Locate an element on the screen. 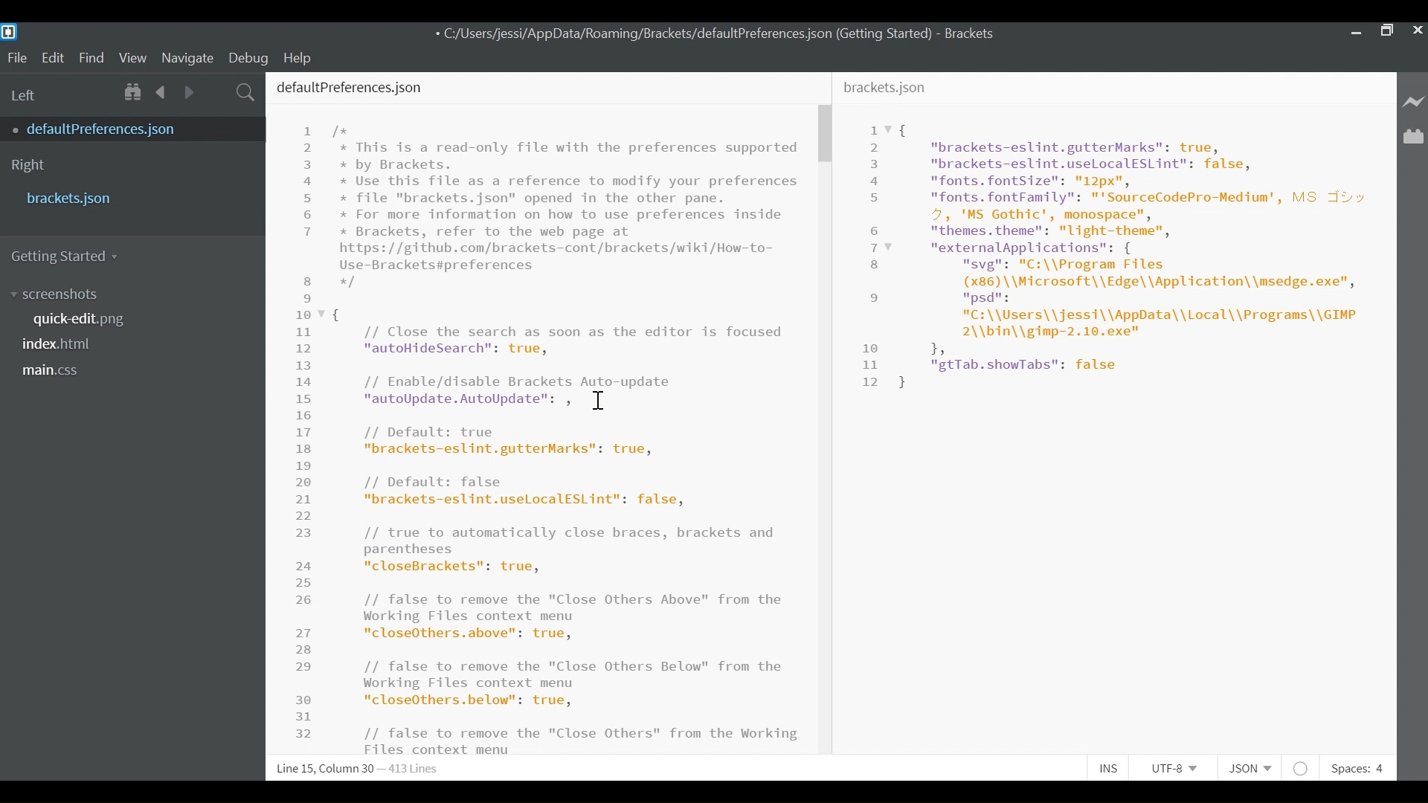 The width and height of the screenshot is (1428, 803). Split the Editor Vertically or Horizontally is located at coordinates (216, 91).